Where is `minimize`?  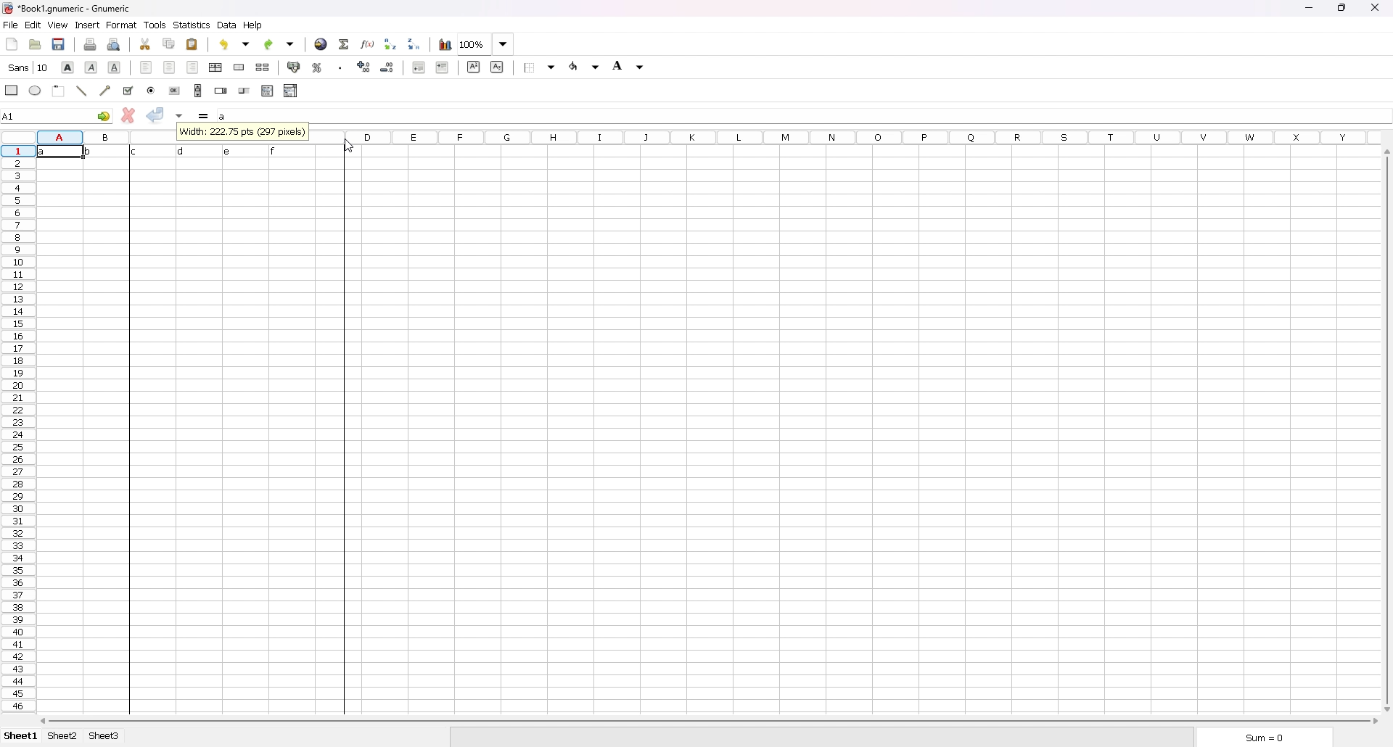 minimize is located at coordinates (1308, 9).